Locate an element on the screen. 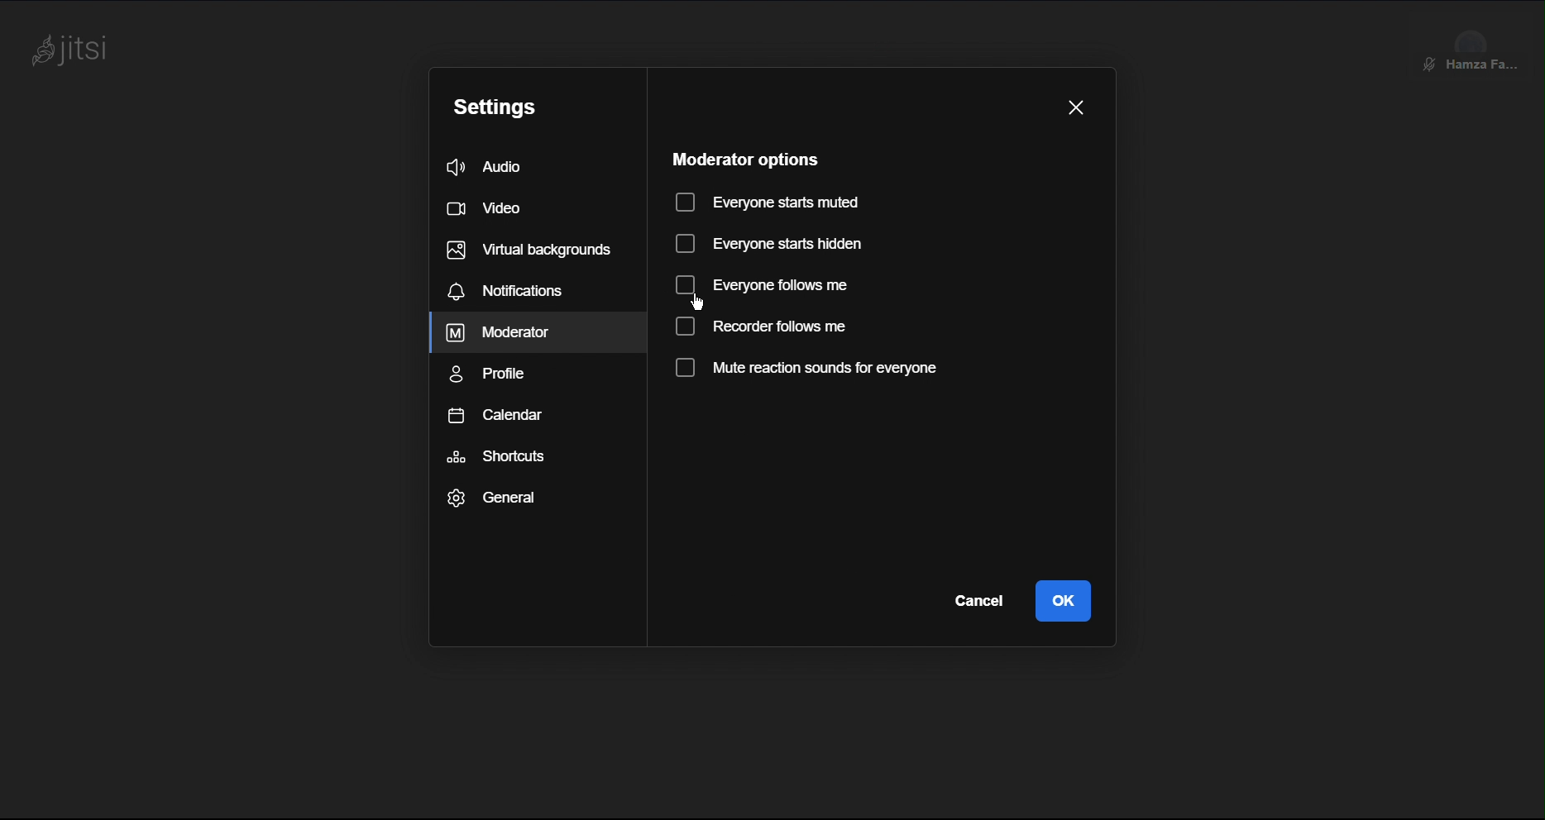  Close is located at coordinates (1077, 104).